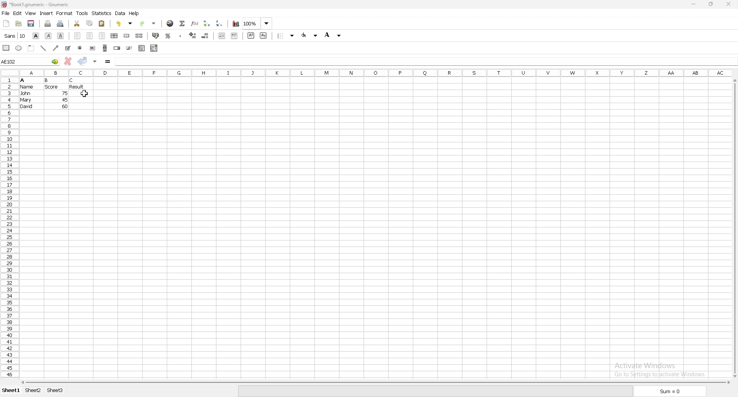 The height and width of the screenshot is (397, 738). I want to click on foreground, so click(310, 35).